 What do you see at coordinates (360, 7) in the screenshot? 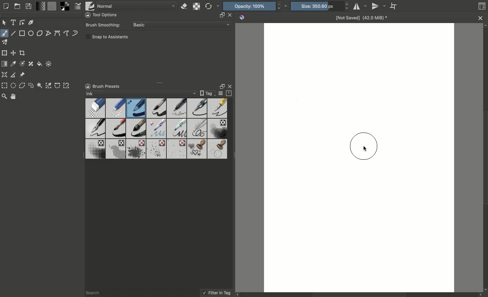
I see `Horizontal mirror` at bounding box center [360, 7].